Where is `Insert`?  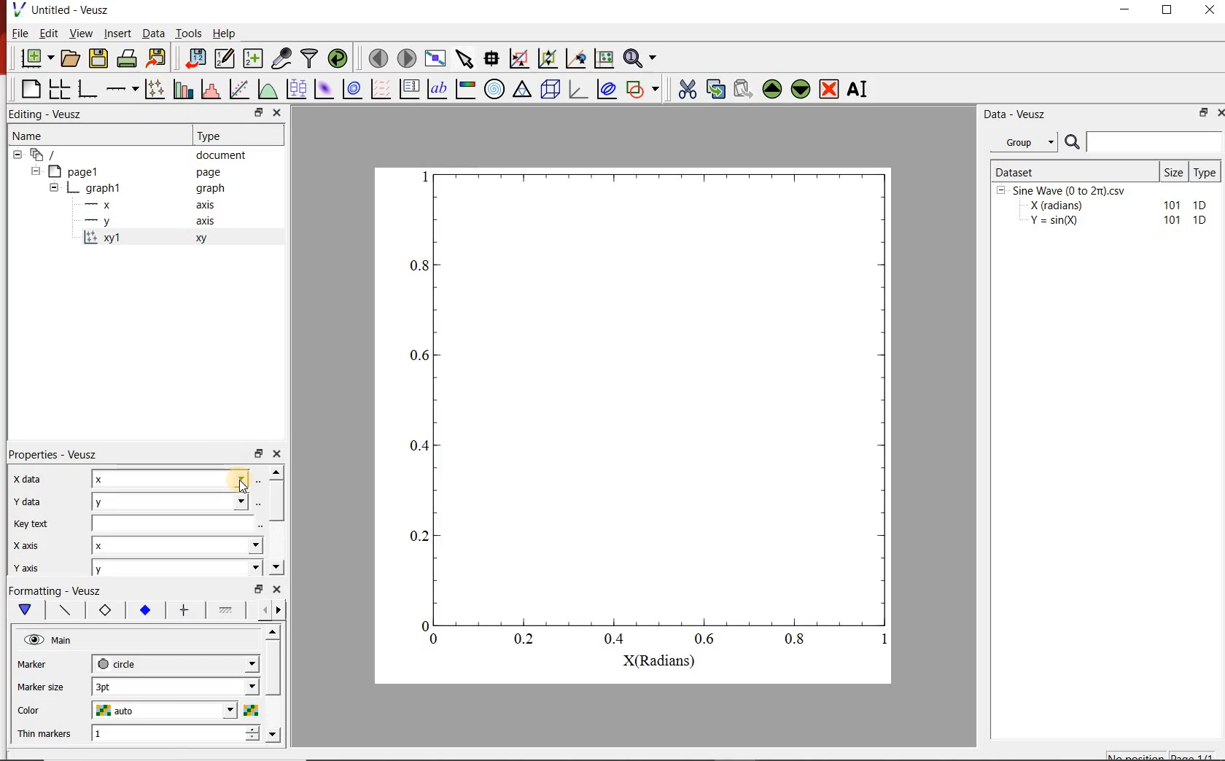 Insert is located at coordinates (118, 33).